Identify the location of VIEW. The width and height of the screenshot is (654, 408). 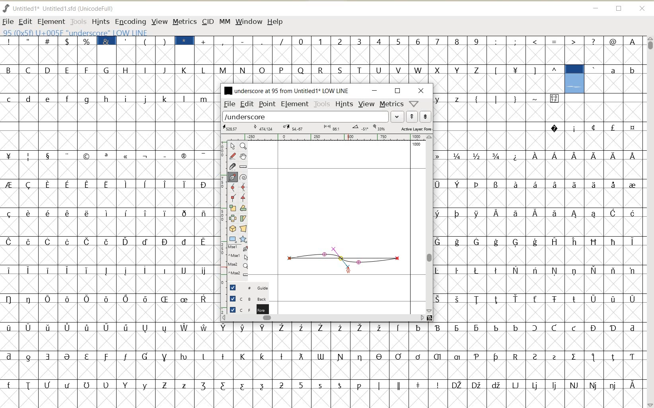
(158, 21).